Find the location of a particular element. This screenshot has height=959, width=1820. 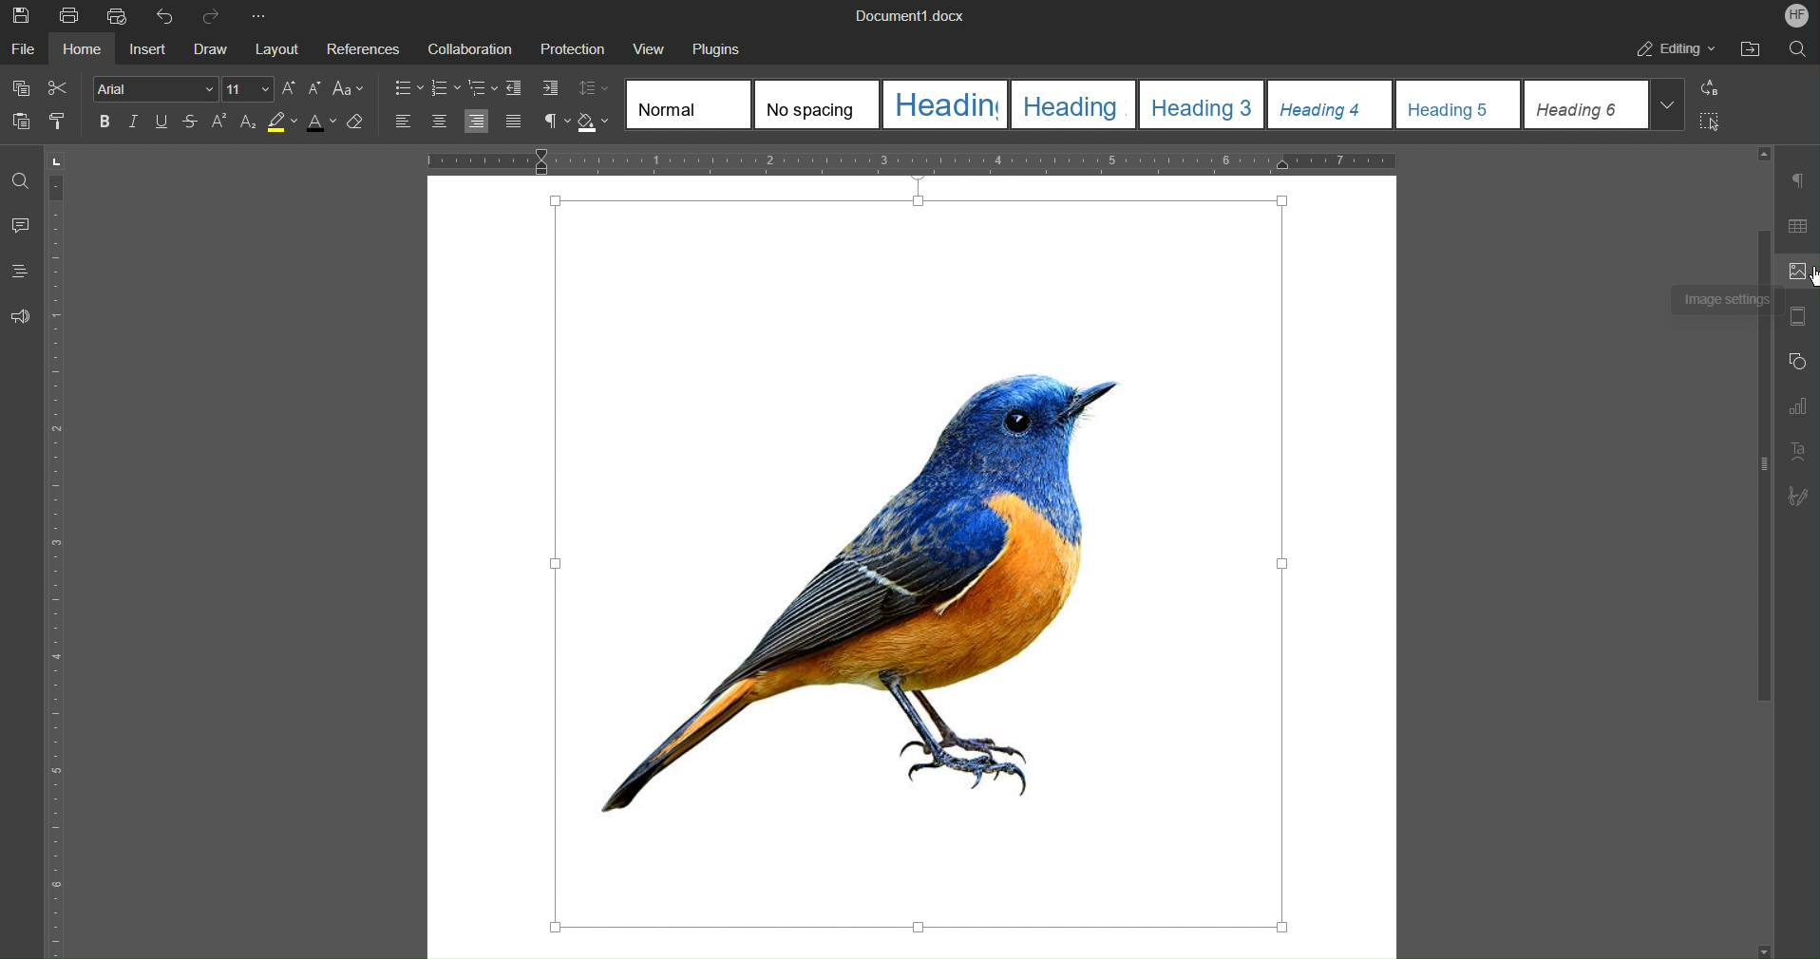

Comments is located at coordinates (21, 227).